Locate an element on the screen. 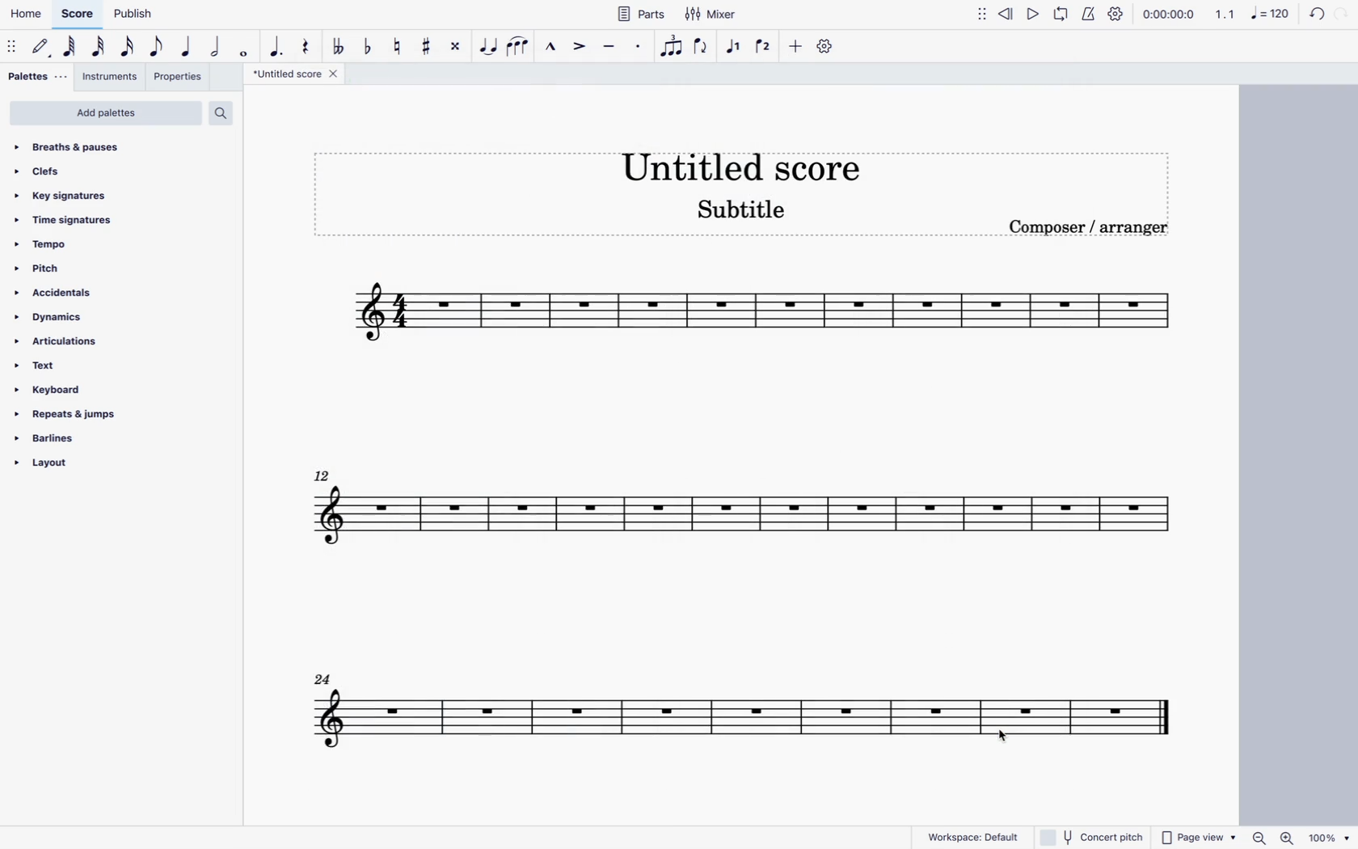   is located at coordinates (1094, 836).